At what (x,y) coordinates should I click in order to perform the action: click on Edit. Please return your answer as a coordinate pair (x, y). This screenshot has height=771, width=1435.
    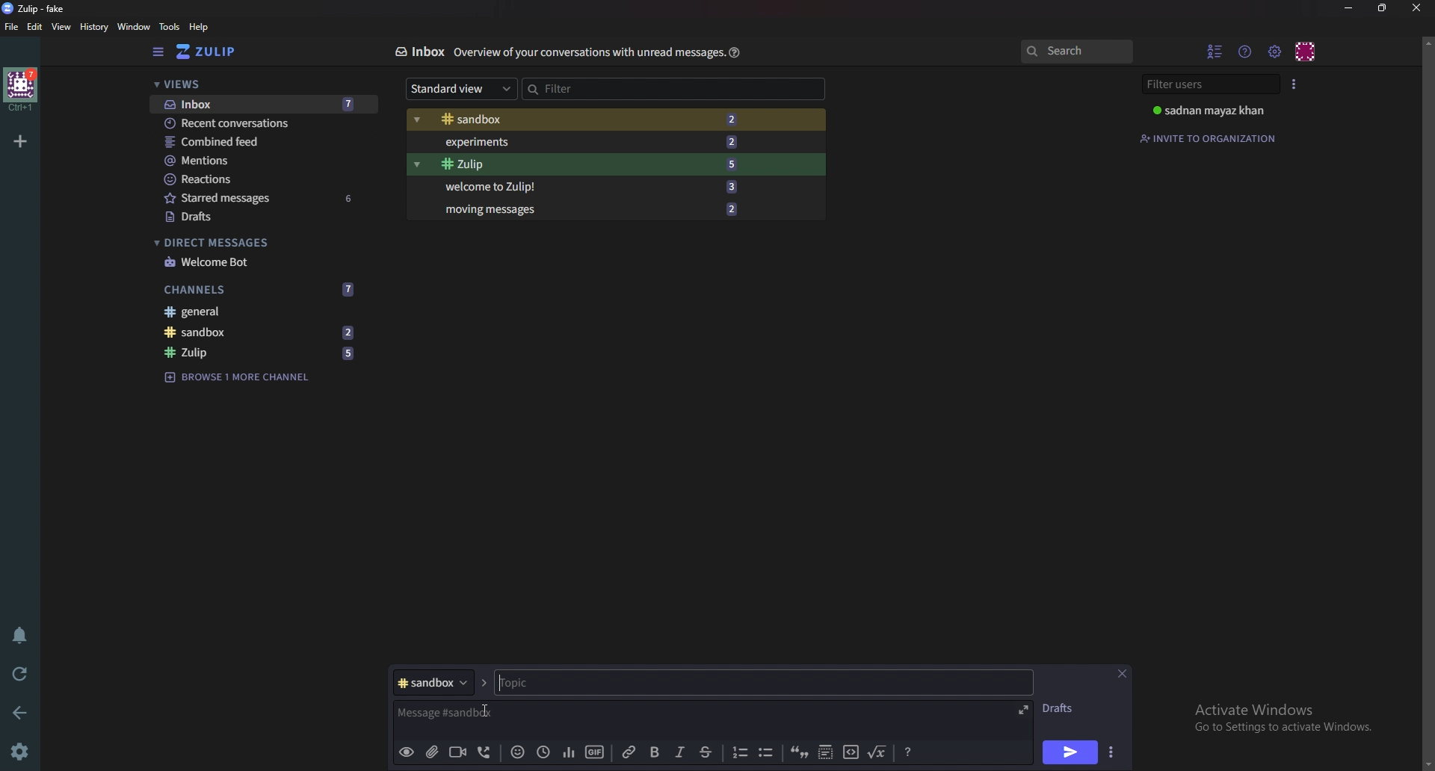
    Looking at the image, I should click on (35, 27).